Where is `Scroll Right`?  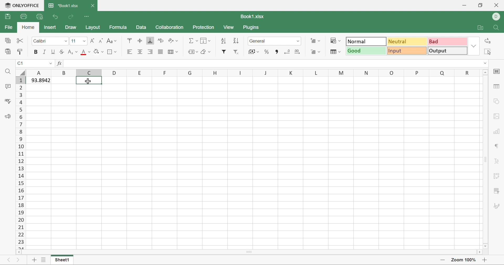 Scroll Right is located at coordinates (478, 253).